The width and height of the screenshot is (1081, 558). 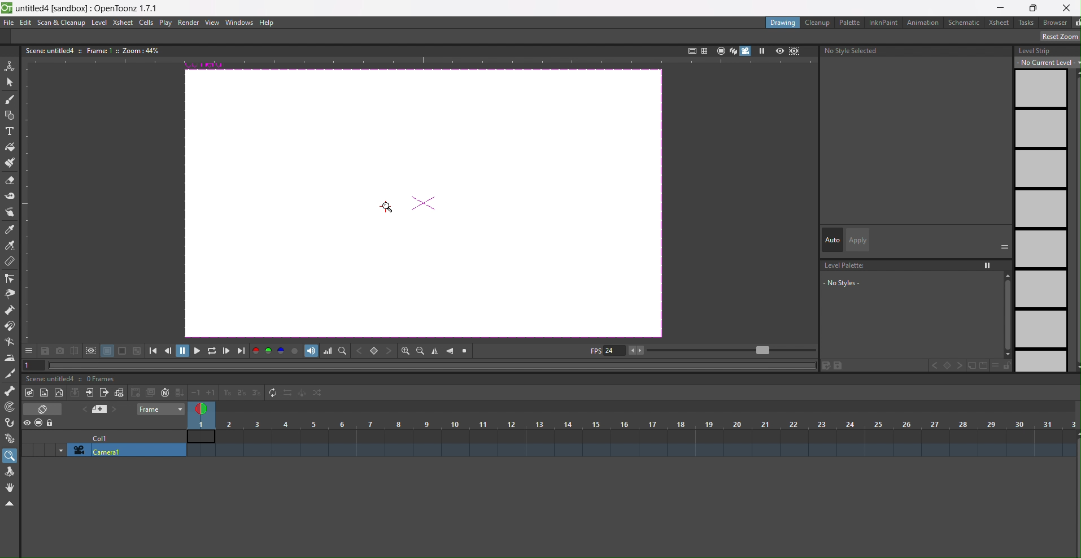 I want to click on unlocked, so click(x=1074, y=23).